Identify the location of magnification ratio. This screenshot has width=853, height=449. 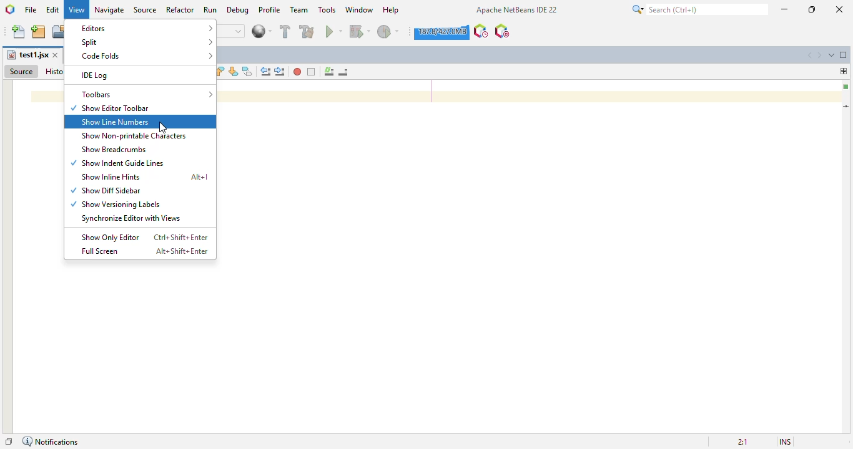
(744, 442).